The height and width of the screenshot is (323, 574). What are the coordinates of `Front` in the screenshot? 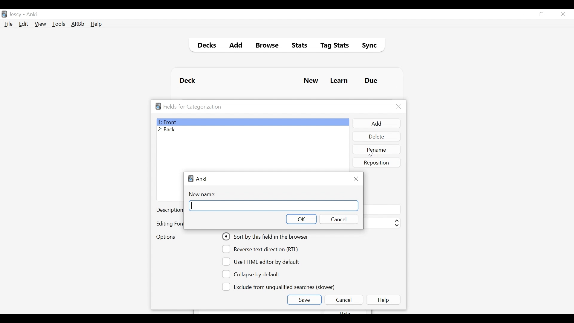 It's located at (252, 122).